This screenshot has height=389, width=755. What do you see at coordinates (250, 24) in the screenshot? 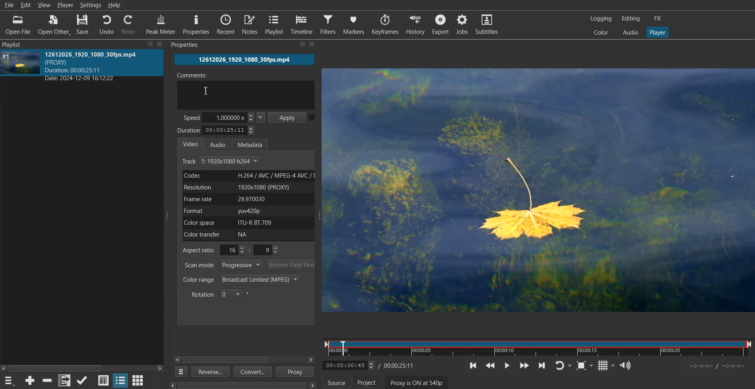
I see `Notes` at bounding box center [250, 24].